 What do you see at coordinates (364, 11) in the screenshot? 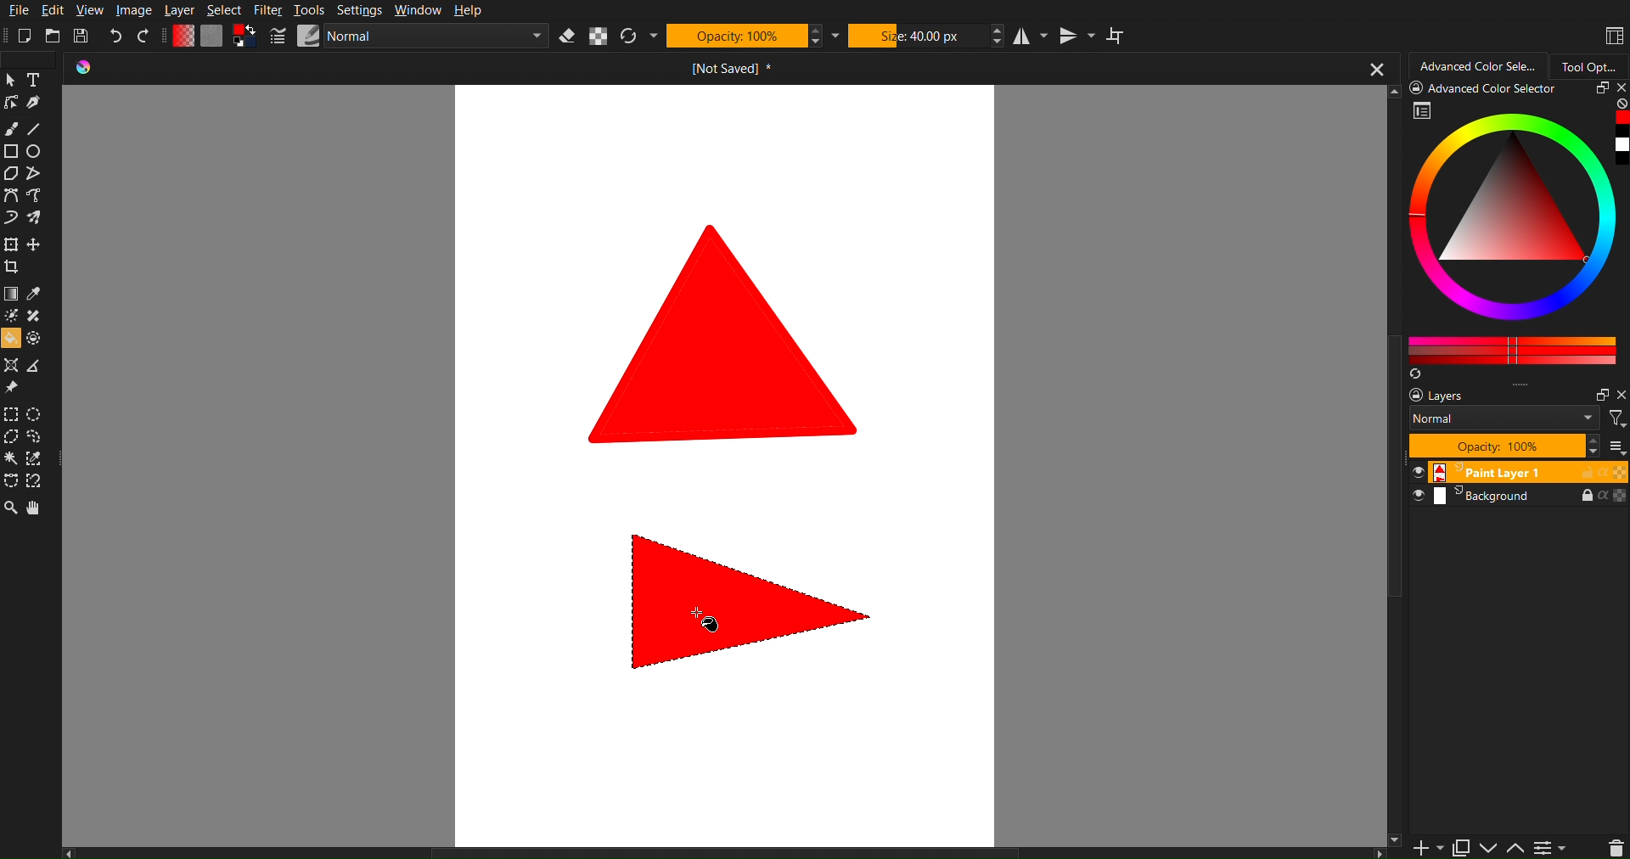
I see `Settings` at bounding box center [364, 11].